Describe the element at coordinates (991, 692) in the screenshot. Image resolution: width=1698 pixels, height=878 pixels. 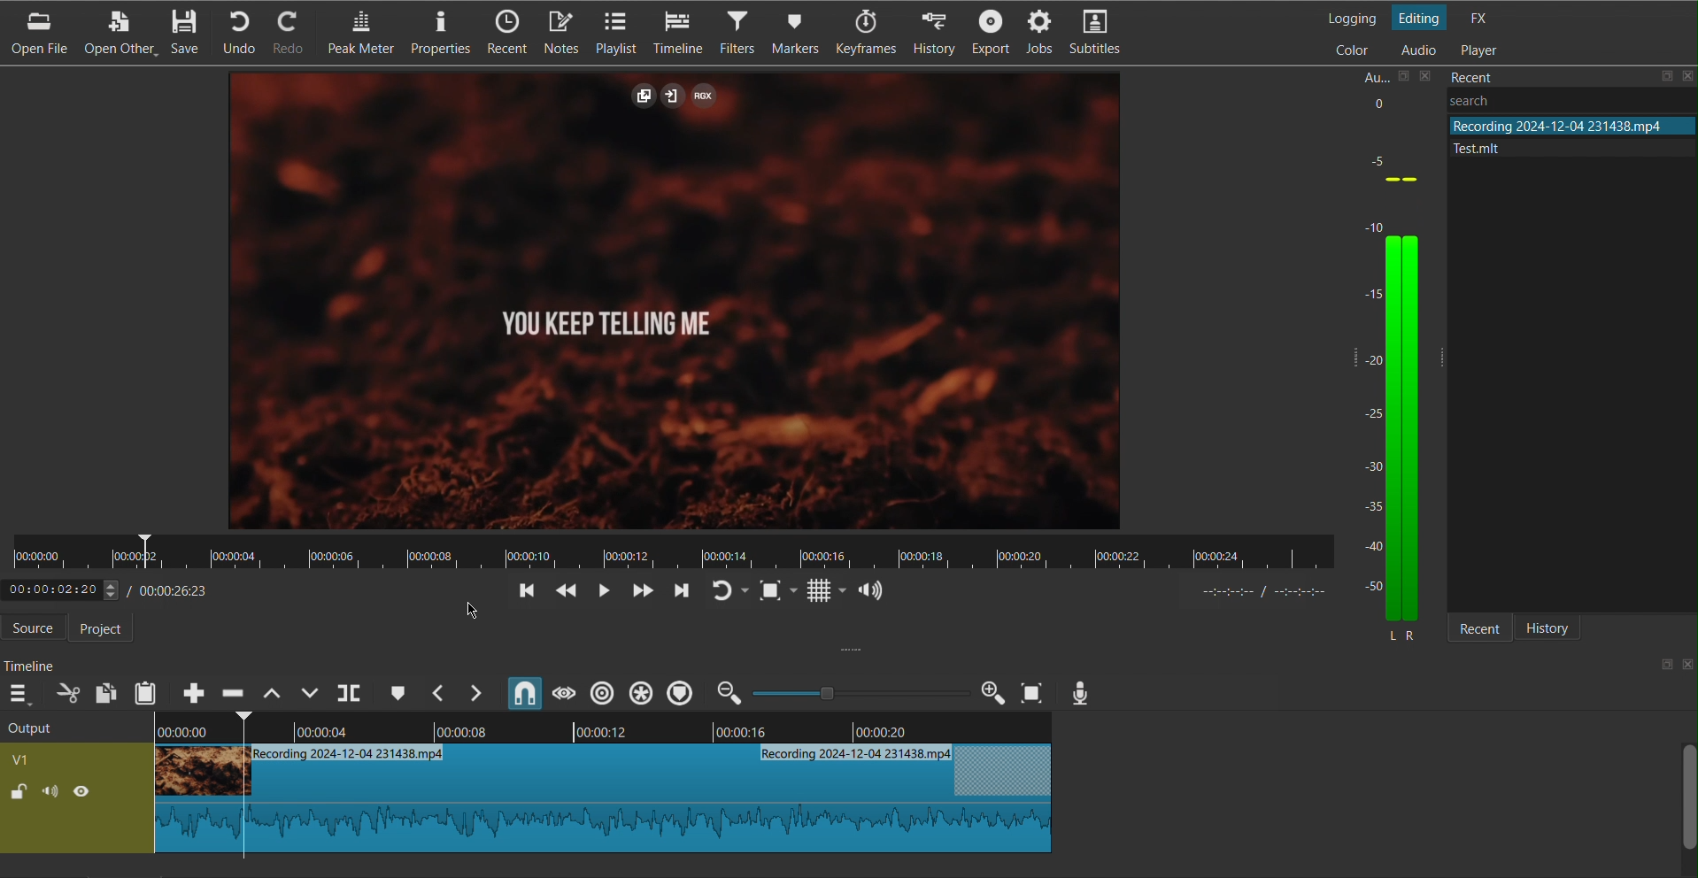
I see `Zoom` at that location.